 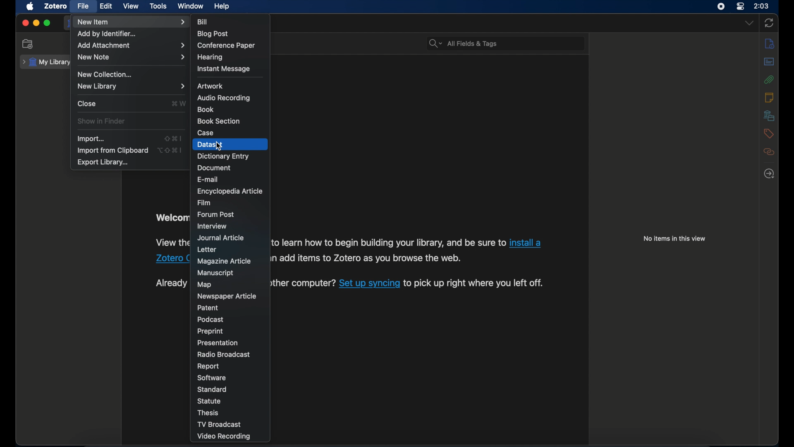 I want to click on interview, so click(x=212, y=226).